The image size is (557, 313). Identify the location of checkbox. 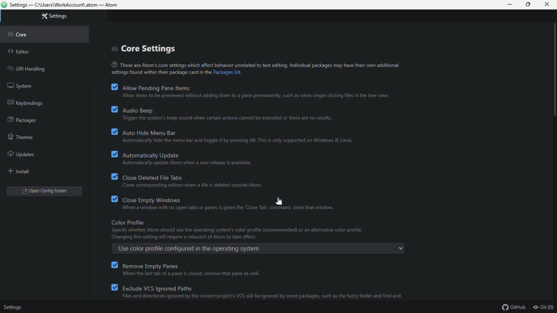
(114, 264).